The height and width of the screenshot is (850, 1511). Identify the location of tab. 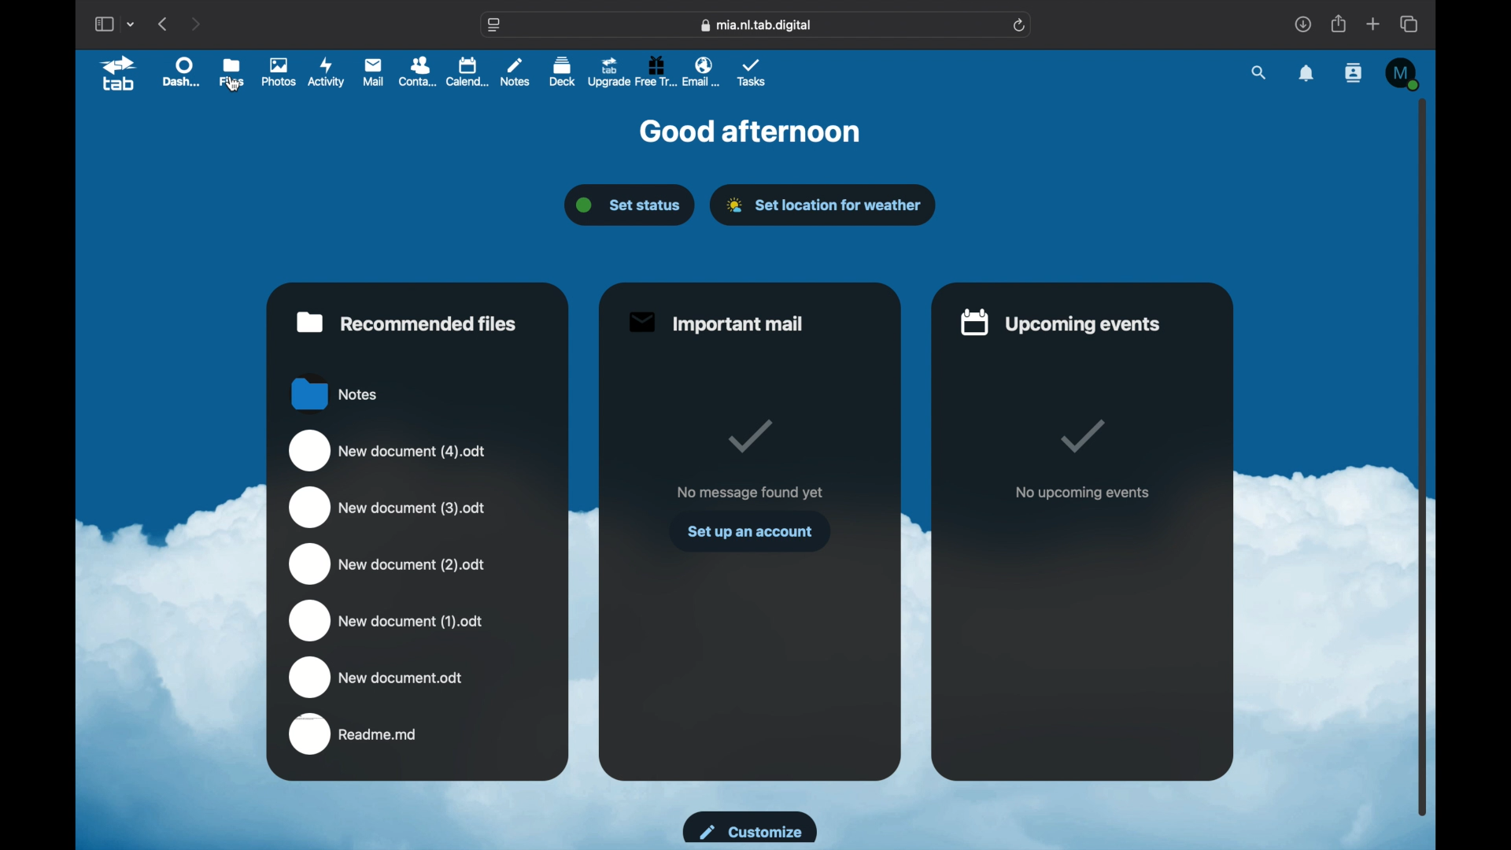
(120, 74).